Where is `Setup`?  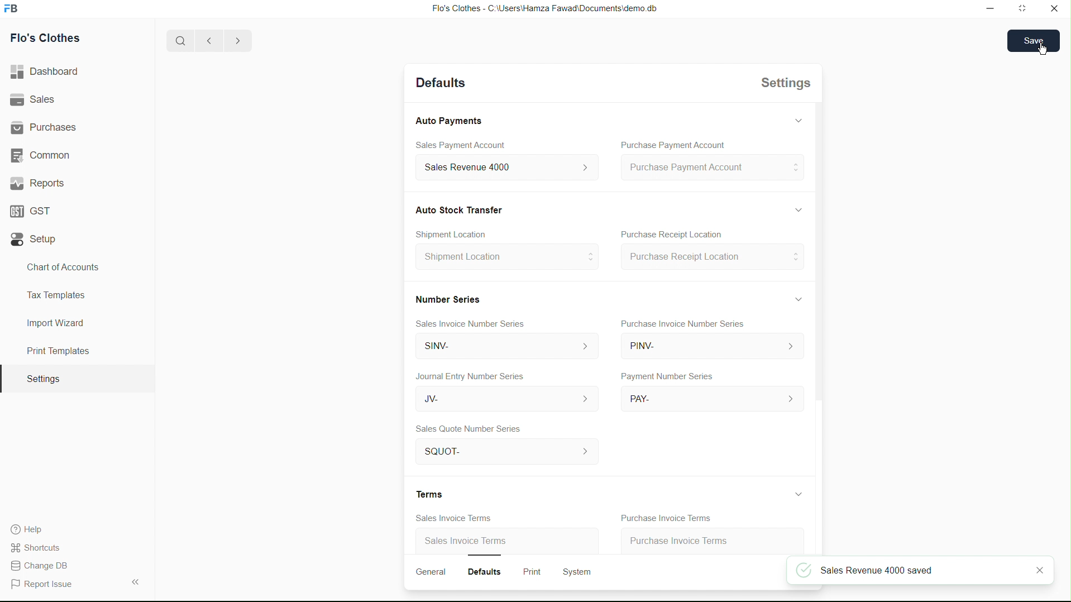
Setup is located at coordinates (36, 240).